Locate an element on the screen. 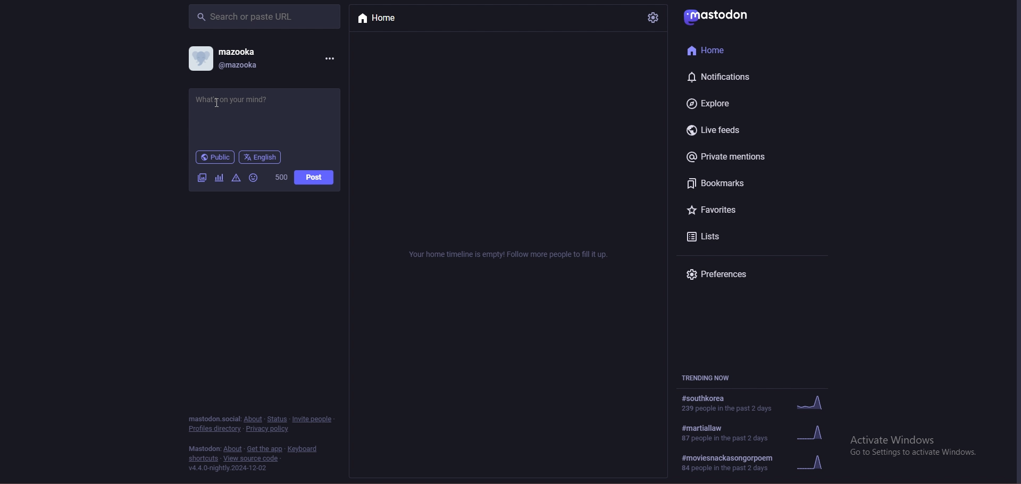 Image resolution: width=1021 pixels, height=484 pixels. live feeds is located at coordinates (719, 130).